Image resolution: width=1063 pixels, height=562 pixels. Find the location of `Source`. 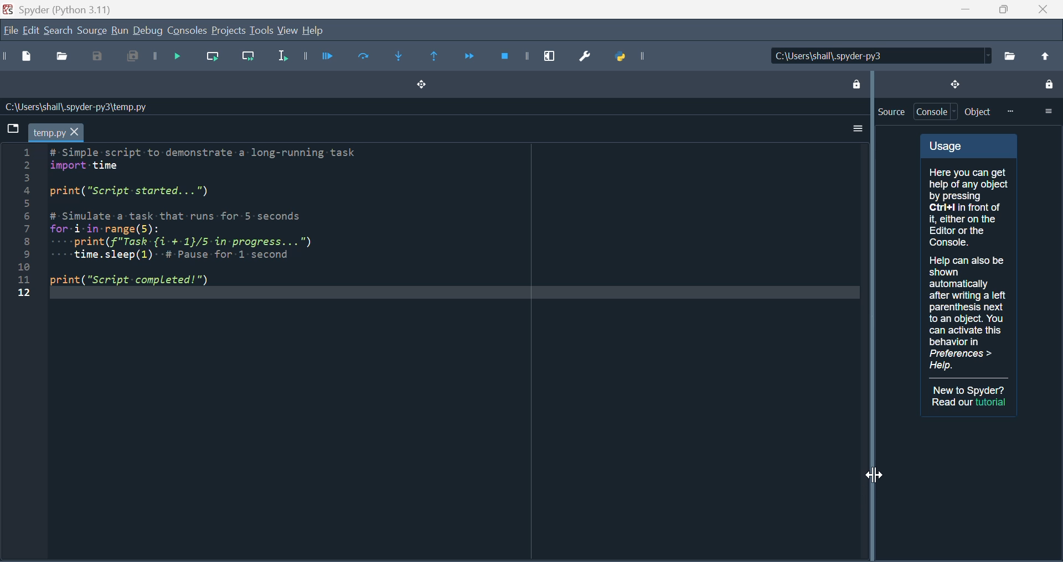

Source is located at coordinates (891, 112).